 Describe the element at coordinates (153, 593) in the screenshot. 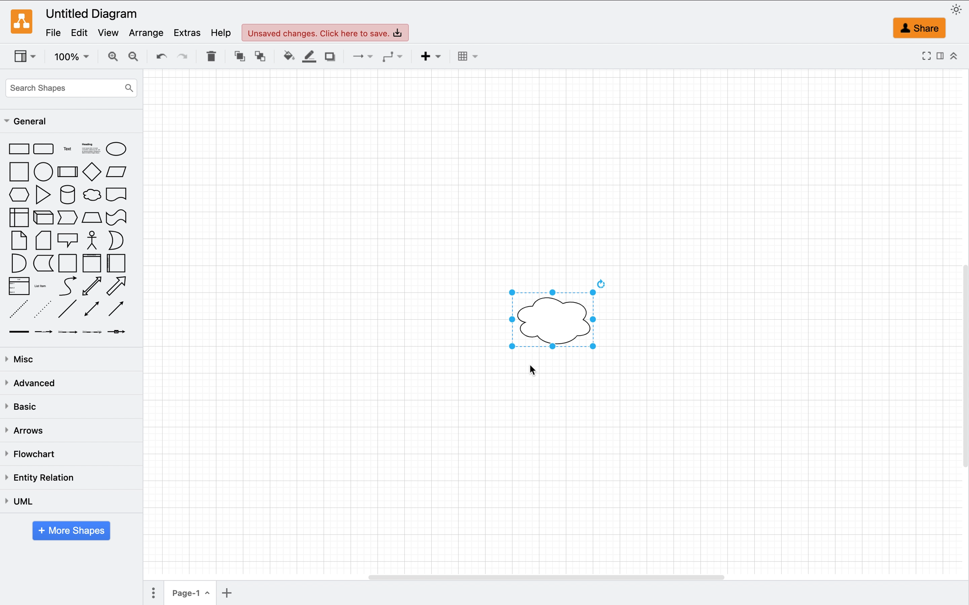

I see `more options` at that location.